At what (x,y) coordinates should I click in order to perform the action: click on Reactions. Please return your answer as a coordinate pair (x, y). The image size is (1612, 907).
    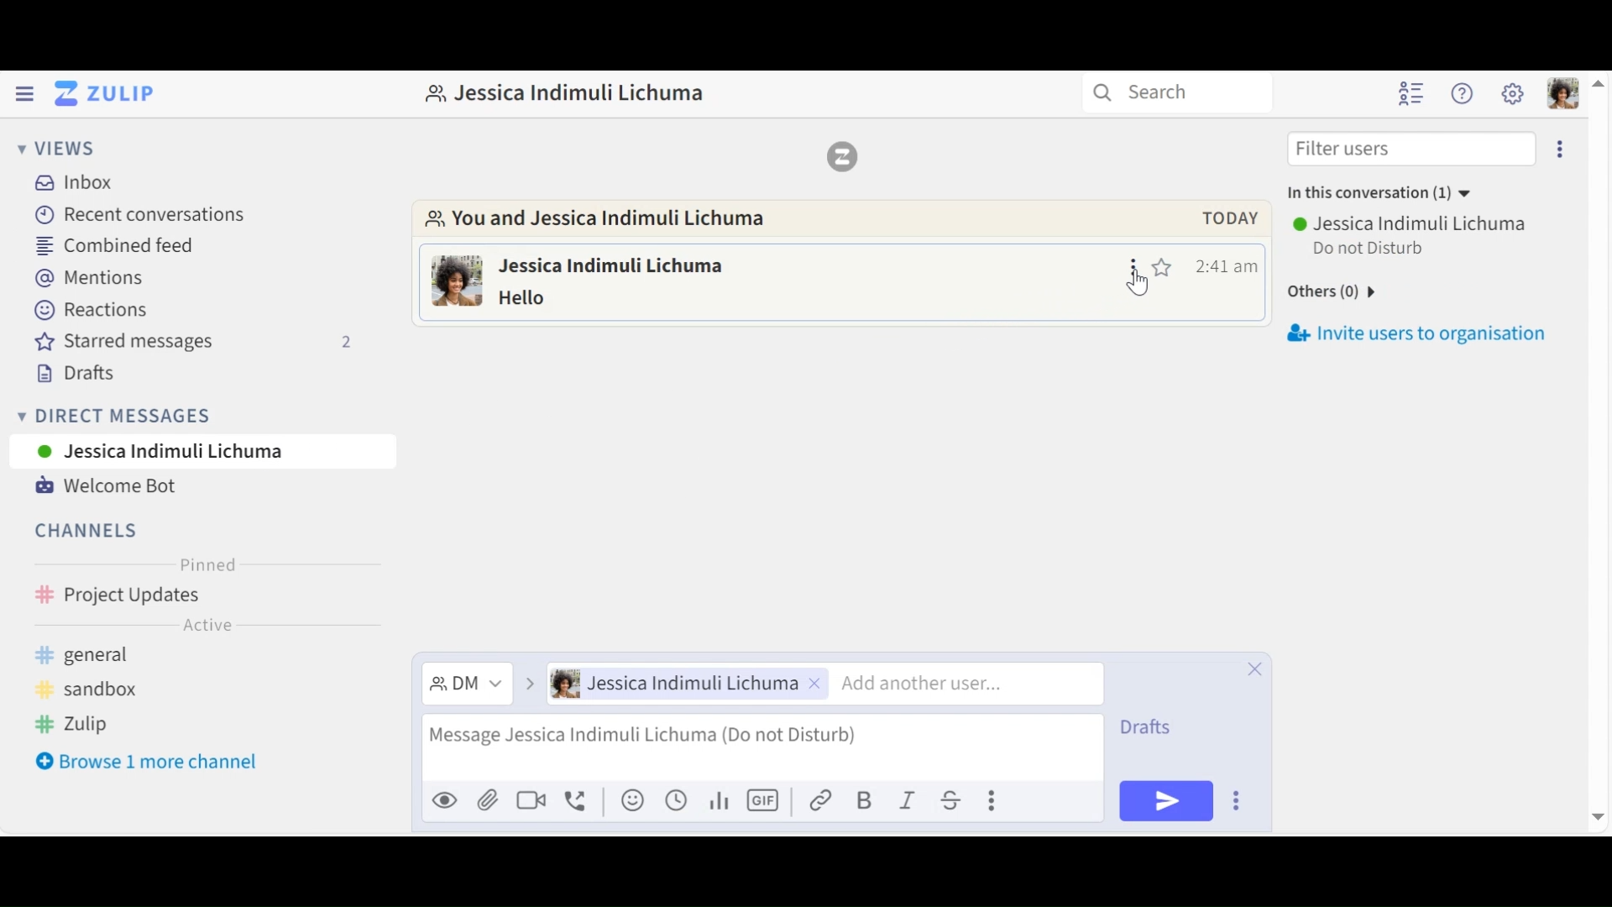
    Looking at the image, I should click on (88, 311).